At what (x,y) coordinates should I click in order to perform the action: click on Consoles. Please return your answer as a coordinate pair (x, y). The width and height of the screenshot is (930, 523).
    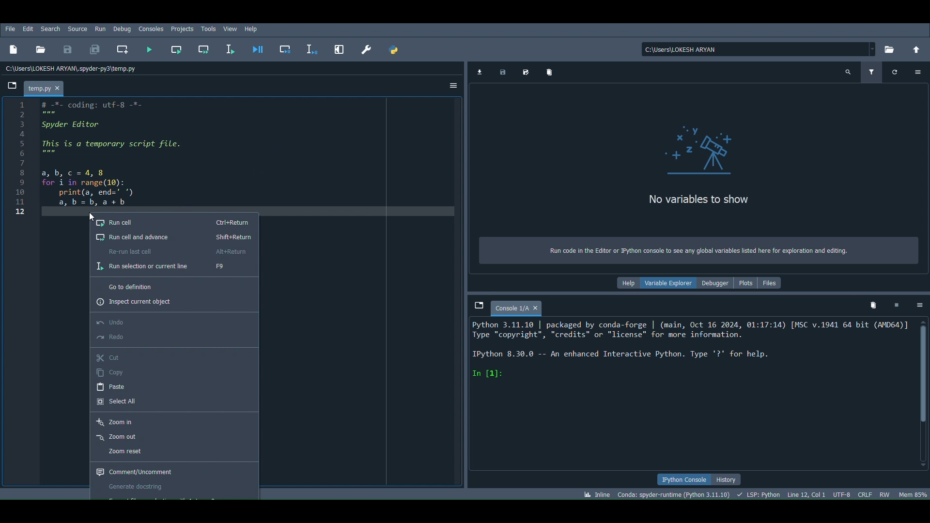
    Looking at the image, I should click on (151, 29).